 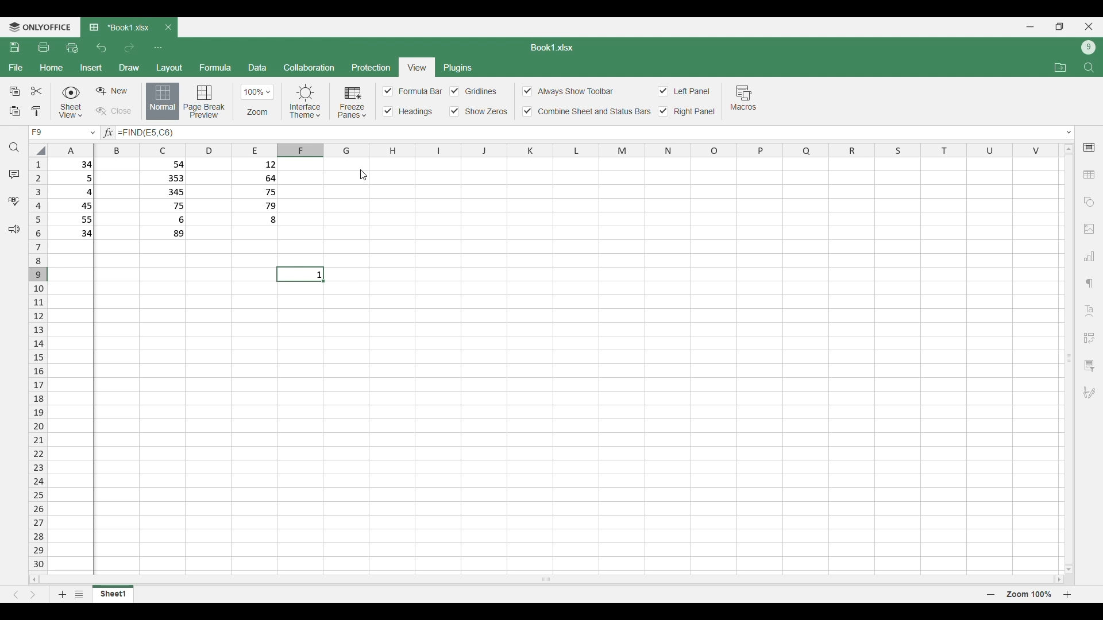 I want to click on , so click(x=408, y=112).